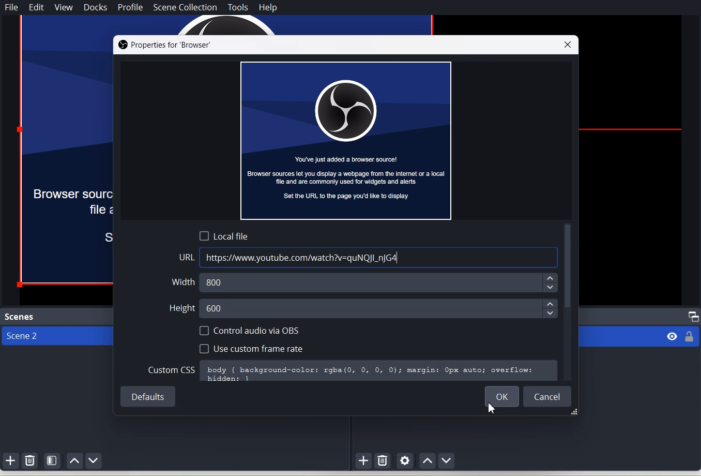 The image size is (701, 476). I want to click on 600, so click(377, 309).